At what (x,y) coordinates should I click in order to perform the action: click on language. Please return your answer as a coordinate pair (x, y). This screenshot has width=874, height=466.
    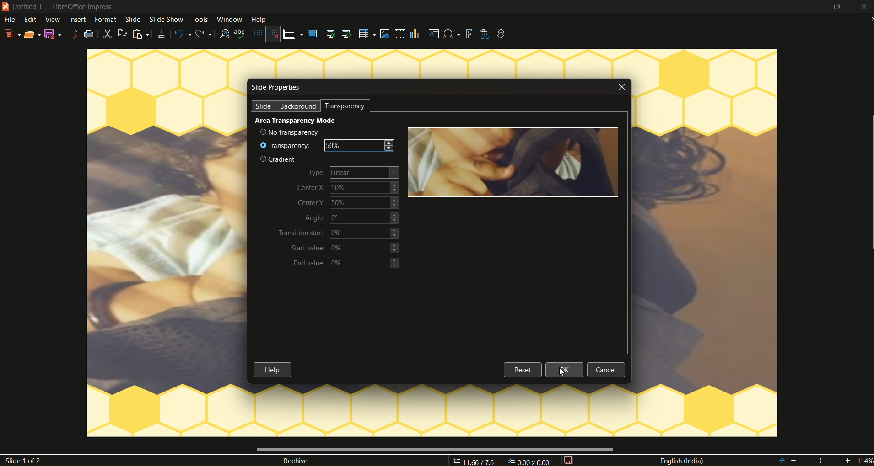
    Looking at the image, I should click on (681, 461).